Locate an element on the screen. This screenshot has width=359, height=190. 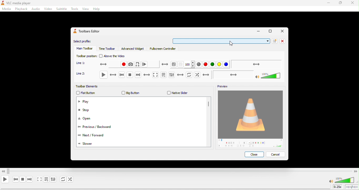
100 is located at coordinates (190, 64).